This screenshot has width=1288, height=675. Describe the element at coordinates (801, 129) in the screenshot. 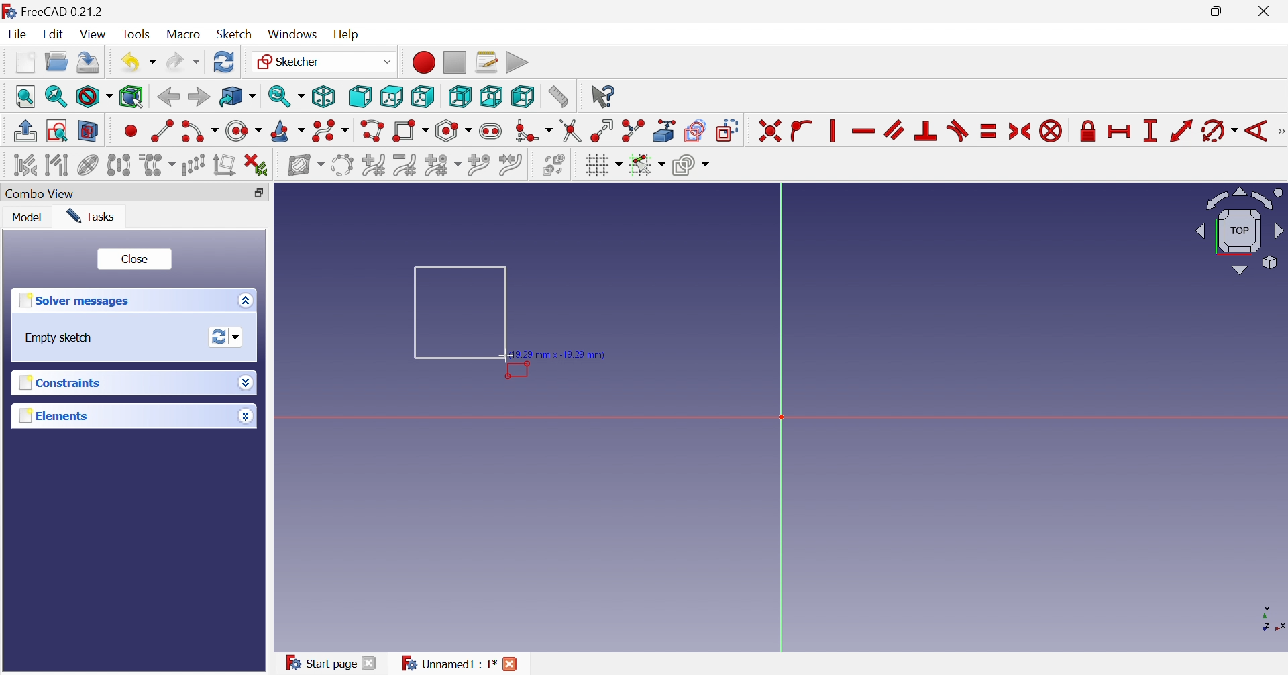

I see `Constrain point onto object` at that location.